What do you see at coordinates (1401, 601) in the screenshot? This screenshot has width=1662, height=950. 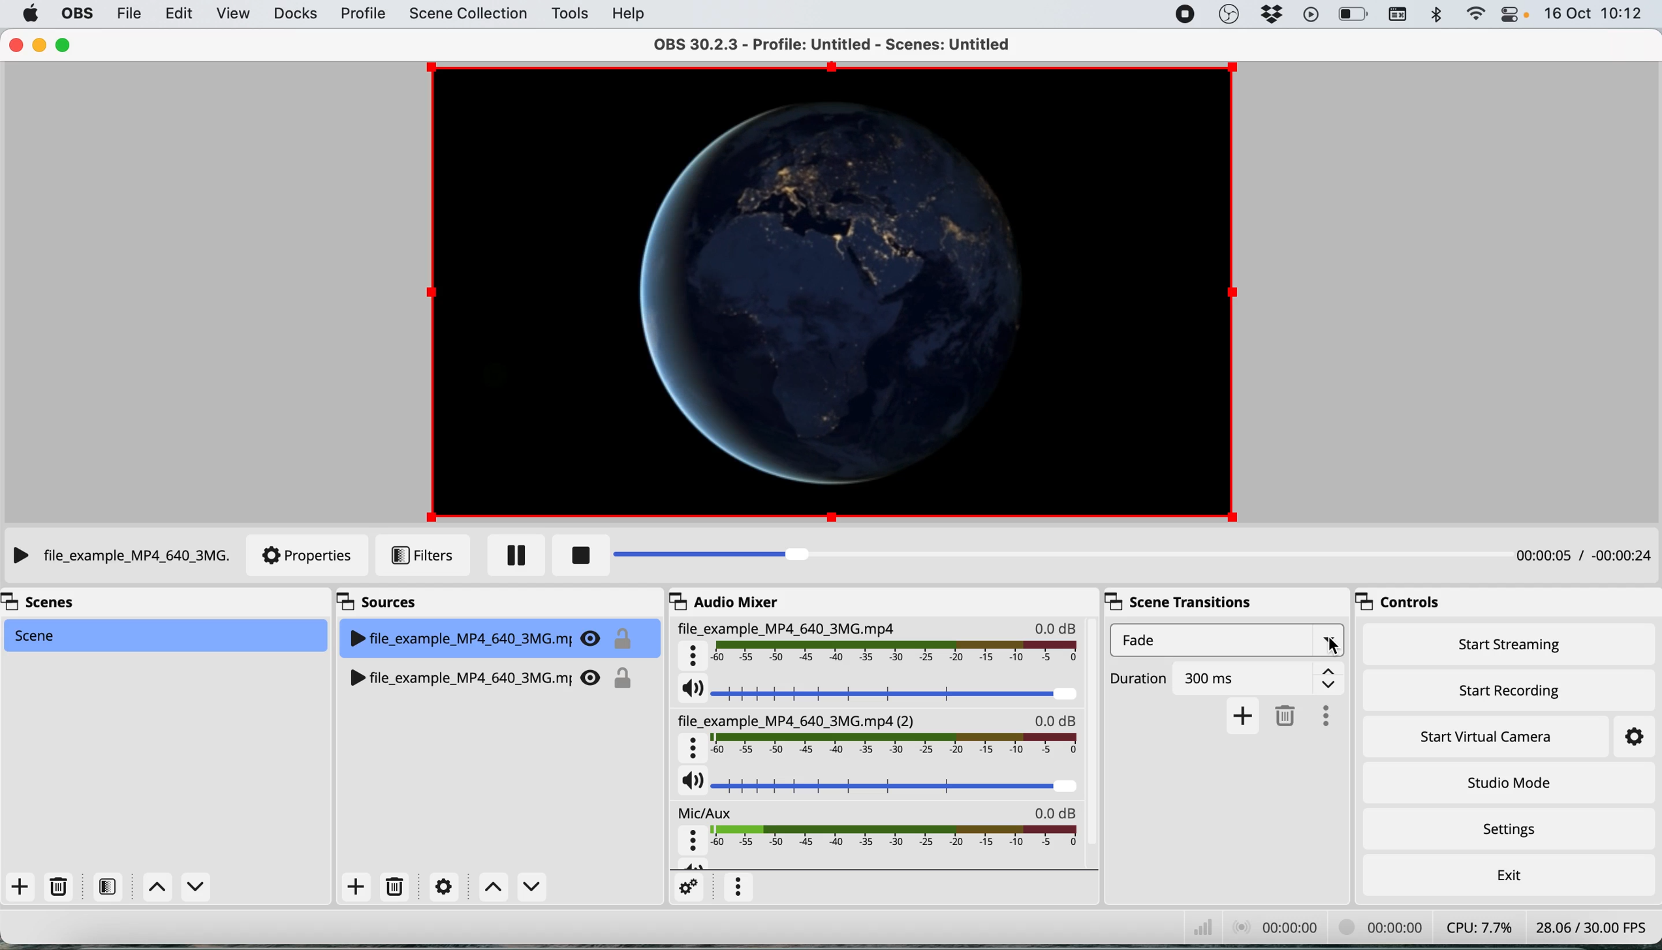 I see `controls` at bounding box center [1401, 601].